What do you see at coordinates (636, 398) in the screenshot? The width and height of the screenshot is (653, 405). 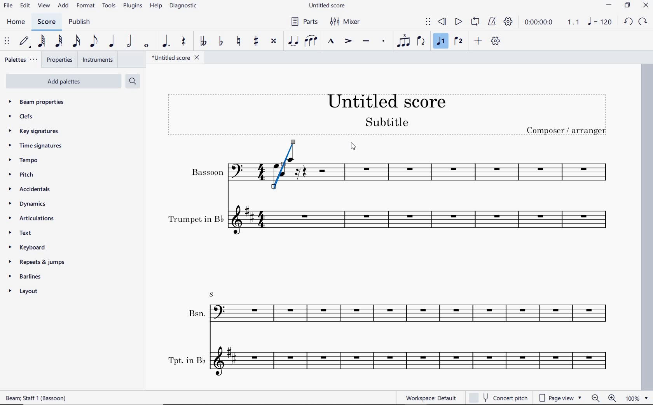 I see `zoom factor` at bounding box center [636, 398].